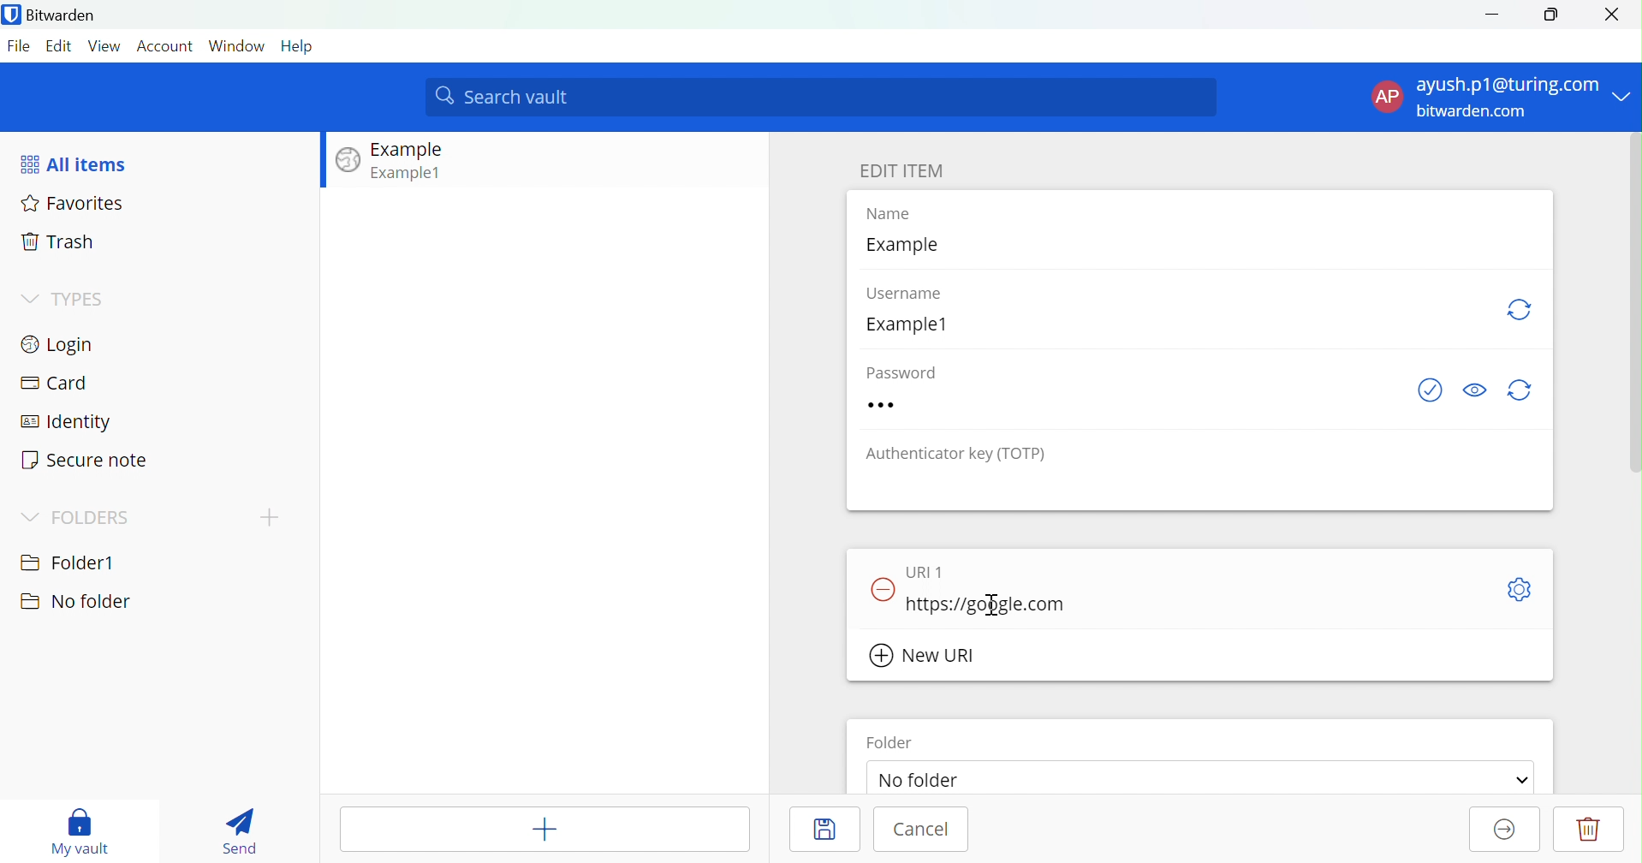 This screenshot has height=863, width=1642. Describe the element at coordinates (915, 324) in the screenshot. I see `Example1` at that location.